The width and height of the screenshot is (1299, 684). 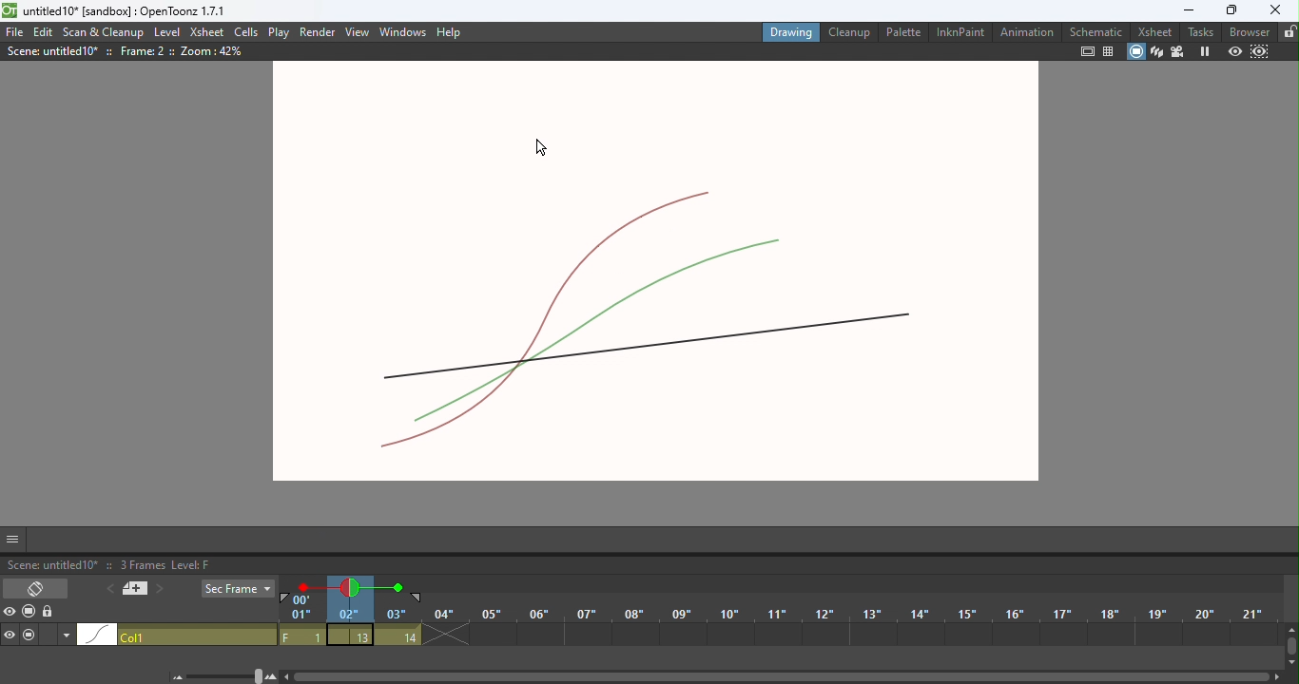 What do you see at coordinates (545, 148) in the screenshot?
I see `Cursor` at bounding box center [545, 148].